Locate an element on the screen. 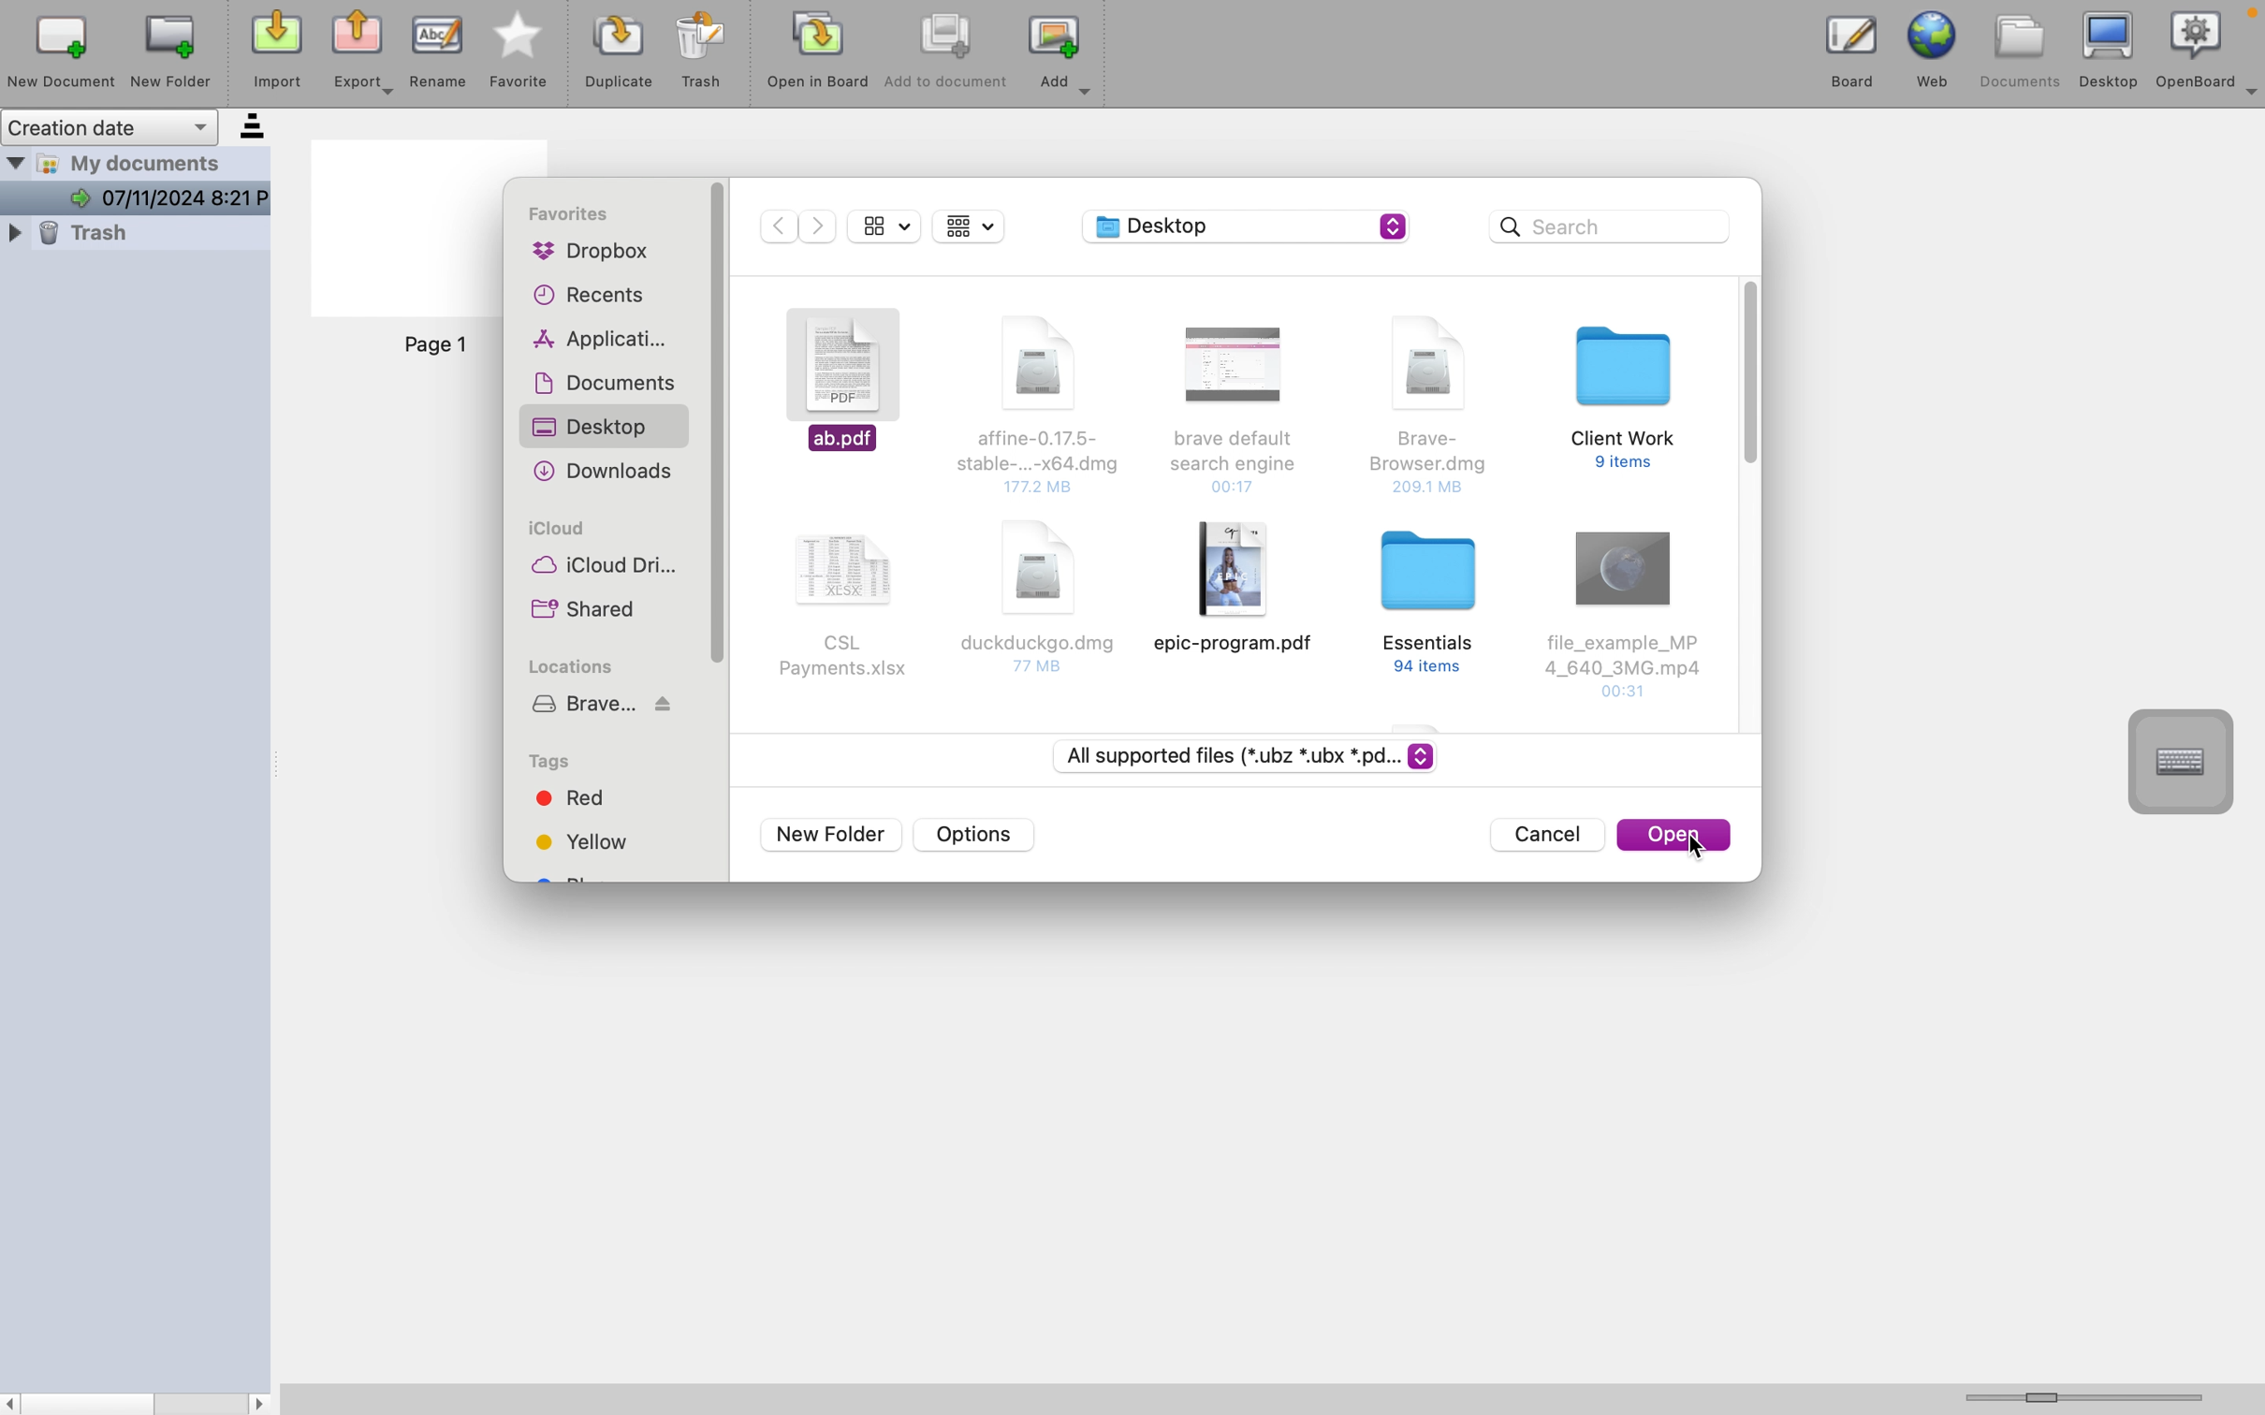  navigation buttons is located at coordinates (802, 228).